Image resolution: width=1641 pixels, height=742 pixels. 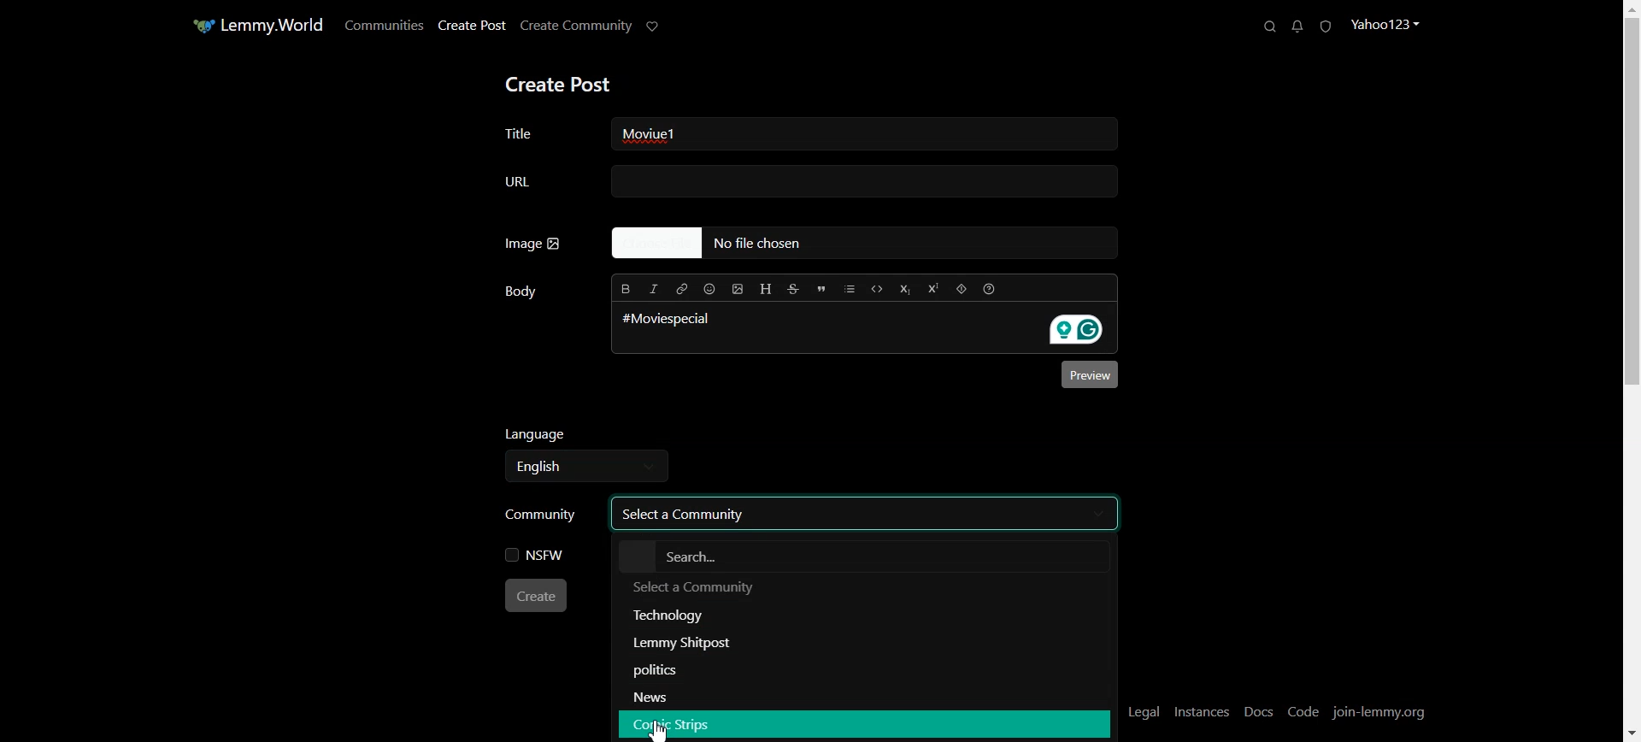 What do you see at coordinates (681, 724) in the screenshot?
I see `Comic Strips` at bounding box center [681, 724].